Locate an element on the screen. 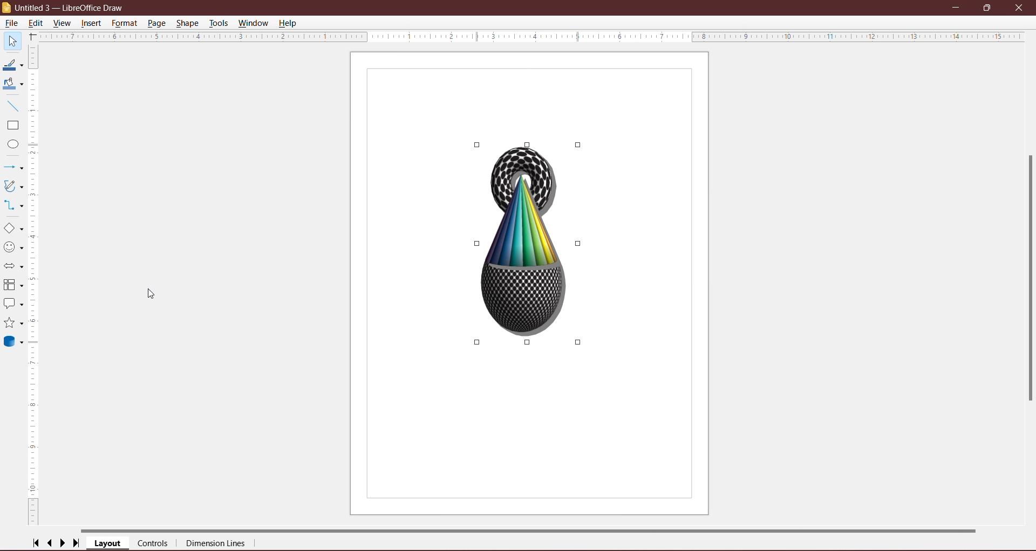  Shape is located at coordinates (187, 23).